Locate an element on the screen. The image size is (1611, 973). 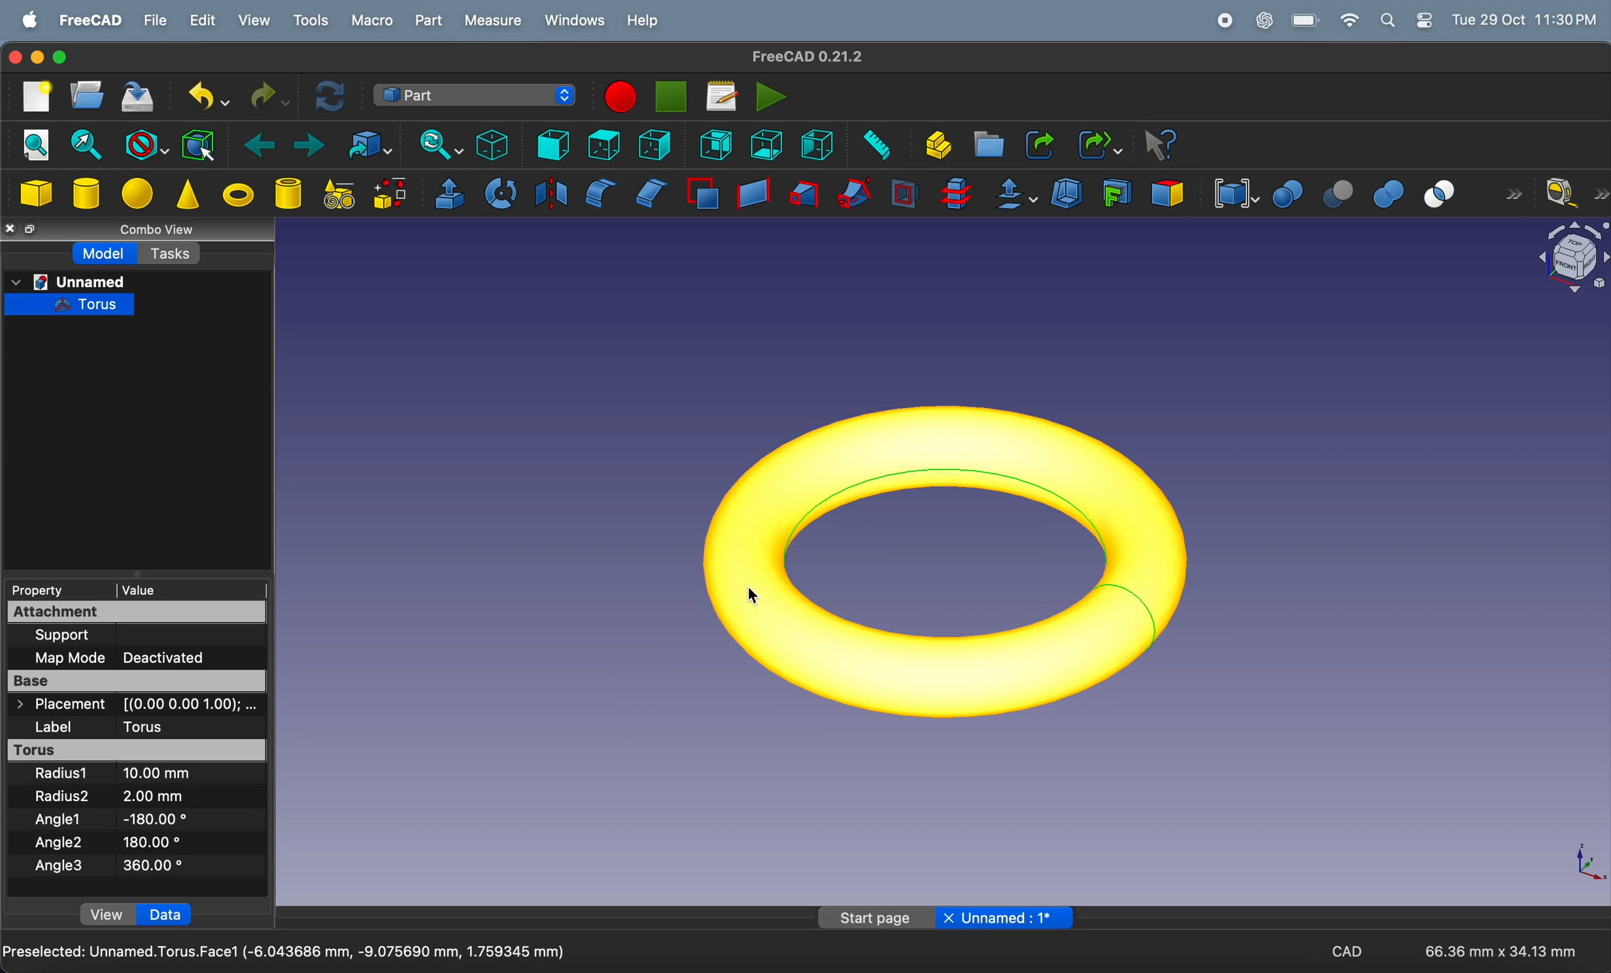
part is located at coordinates (430, 21).